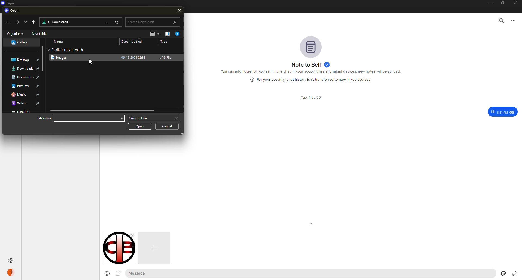  Describe the element at coordinates (25, 22) in the screenshot. I see `down` at that location.